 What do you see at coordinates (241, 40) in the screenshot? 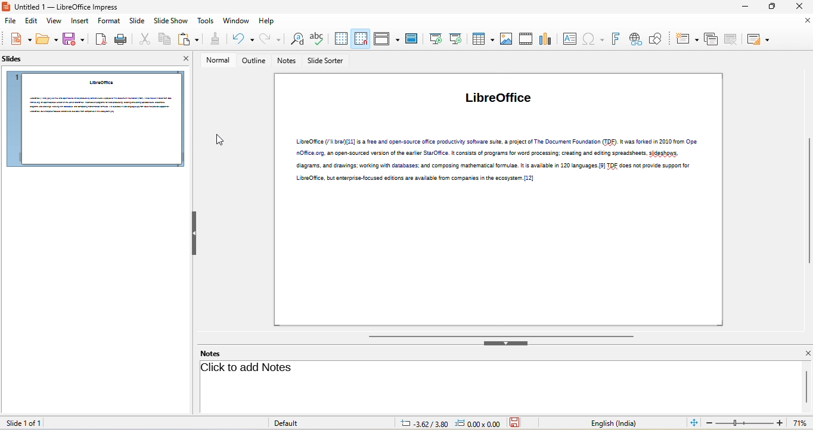
I see `undo` at bounding box center [241, 40].